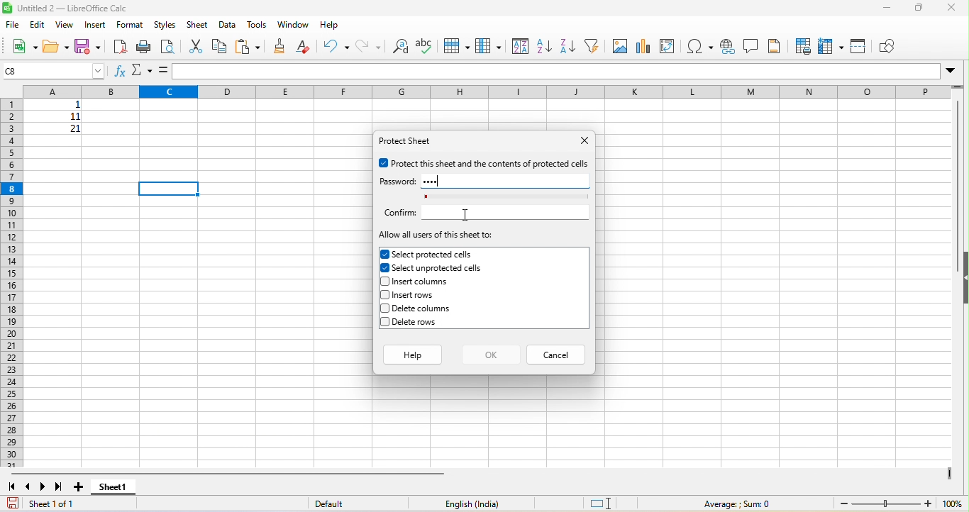 This screenshot has width=969, height=512. What do you see at coordinates (169, 188) in the screenshot?
I see `selected cell` at bounding box center [169, 188].